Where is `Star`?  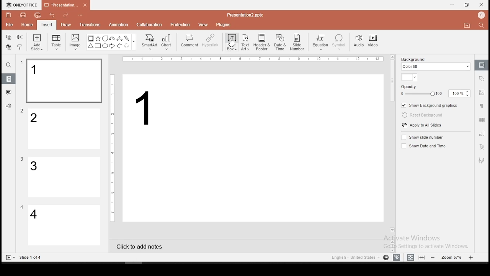
Star is located at coordinates (98, 38).